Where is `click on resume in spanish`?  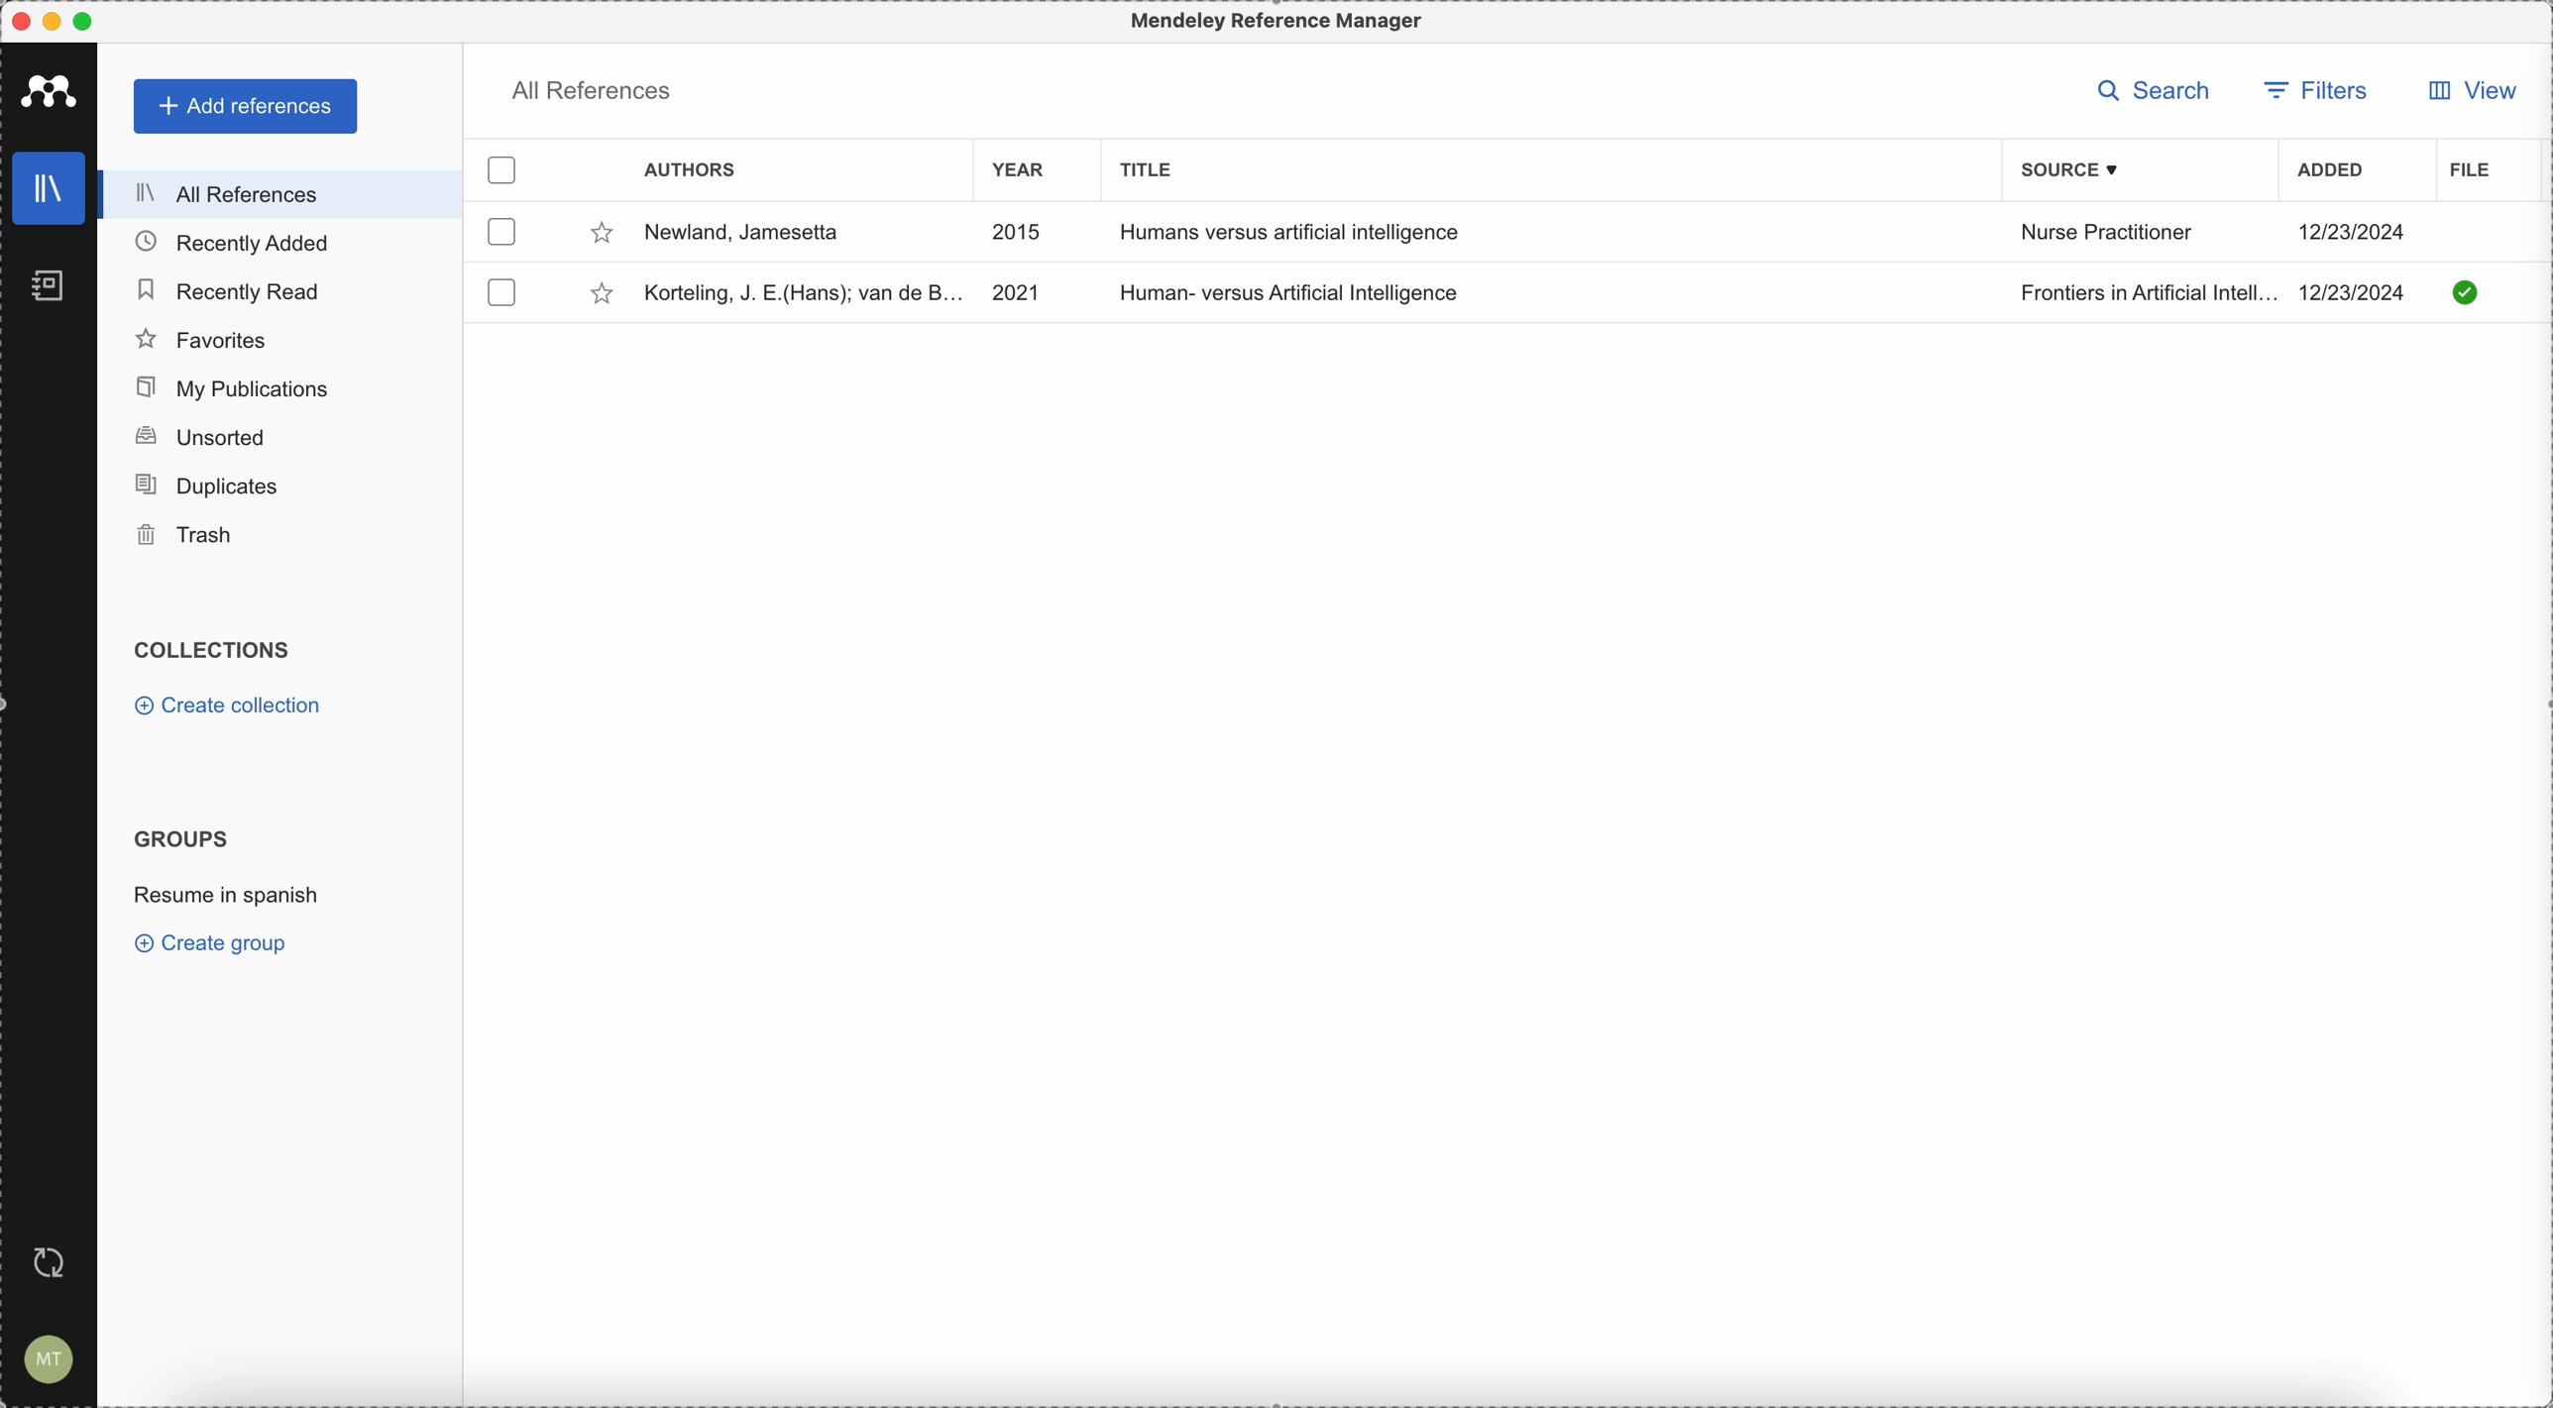 click on resume in spanish is located at coordinates (230, 899).